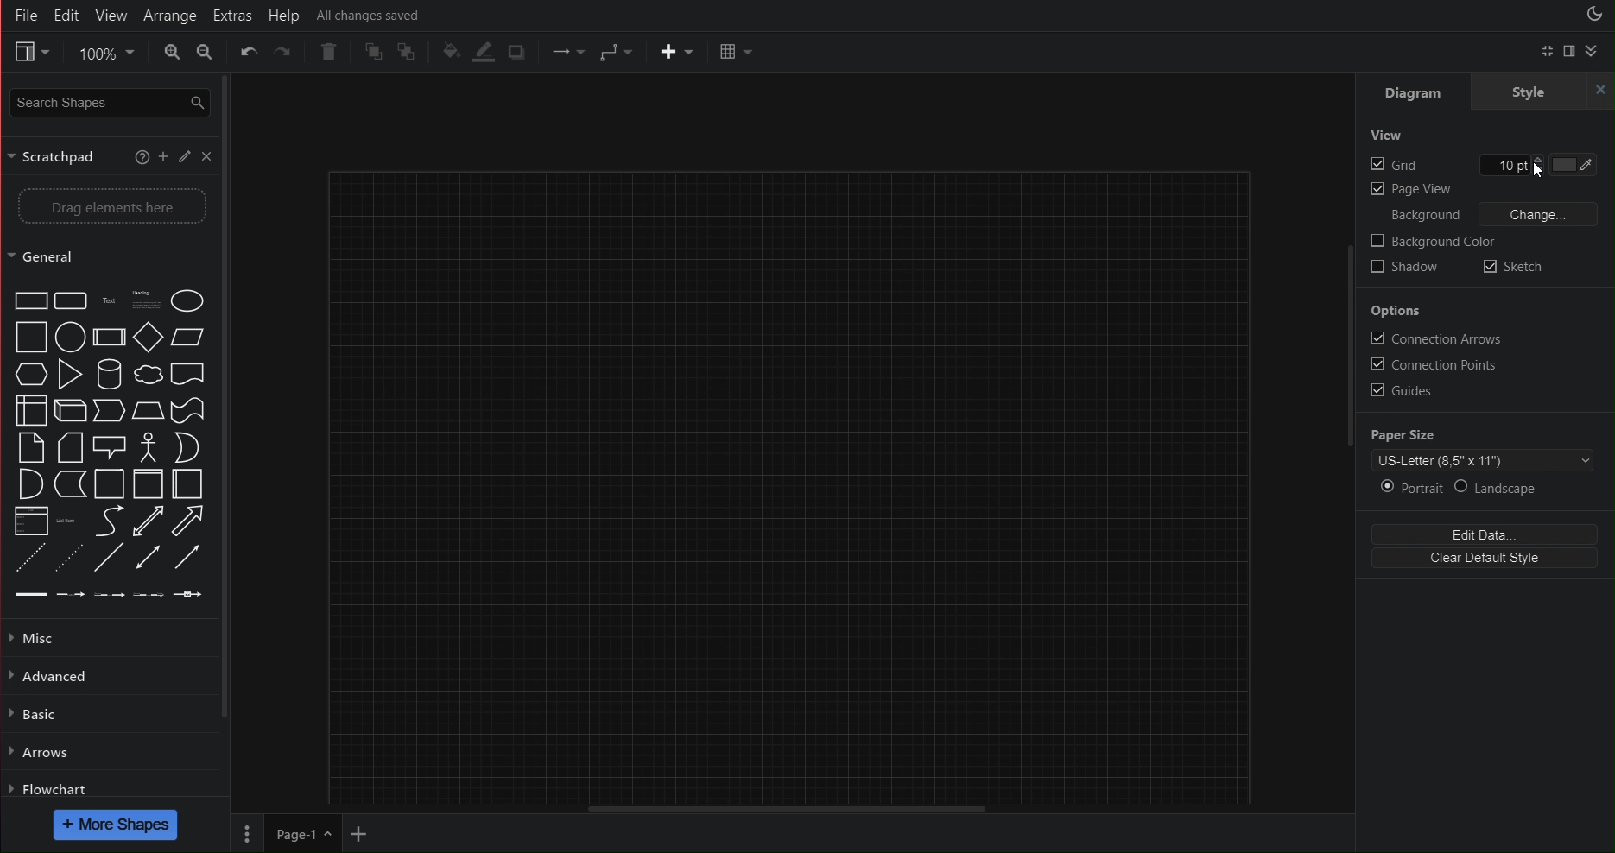  Describe the element at coordinates (67, 408) in the screenshot. I see `cube` at that location.